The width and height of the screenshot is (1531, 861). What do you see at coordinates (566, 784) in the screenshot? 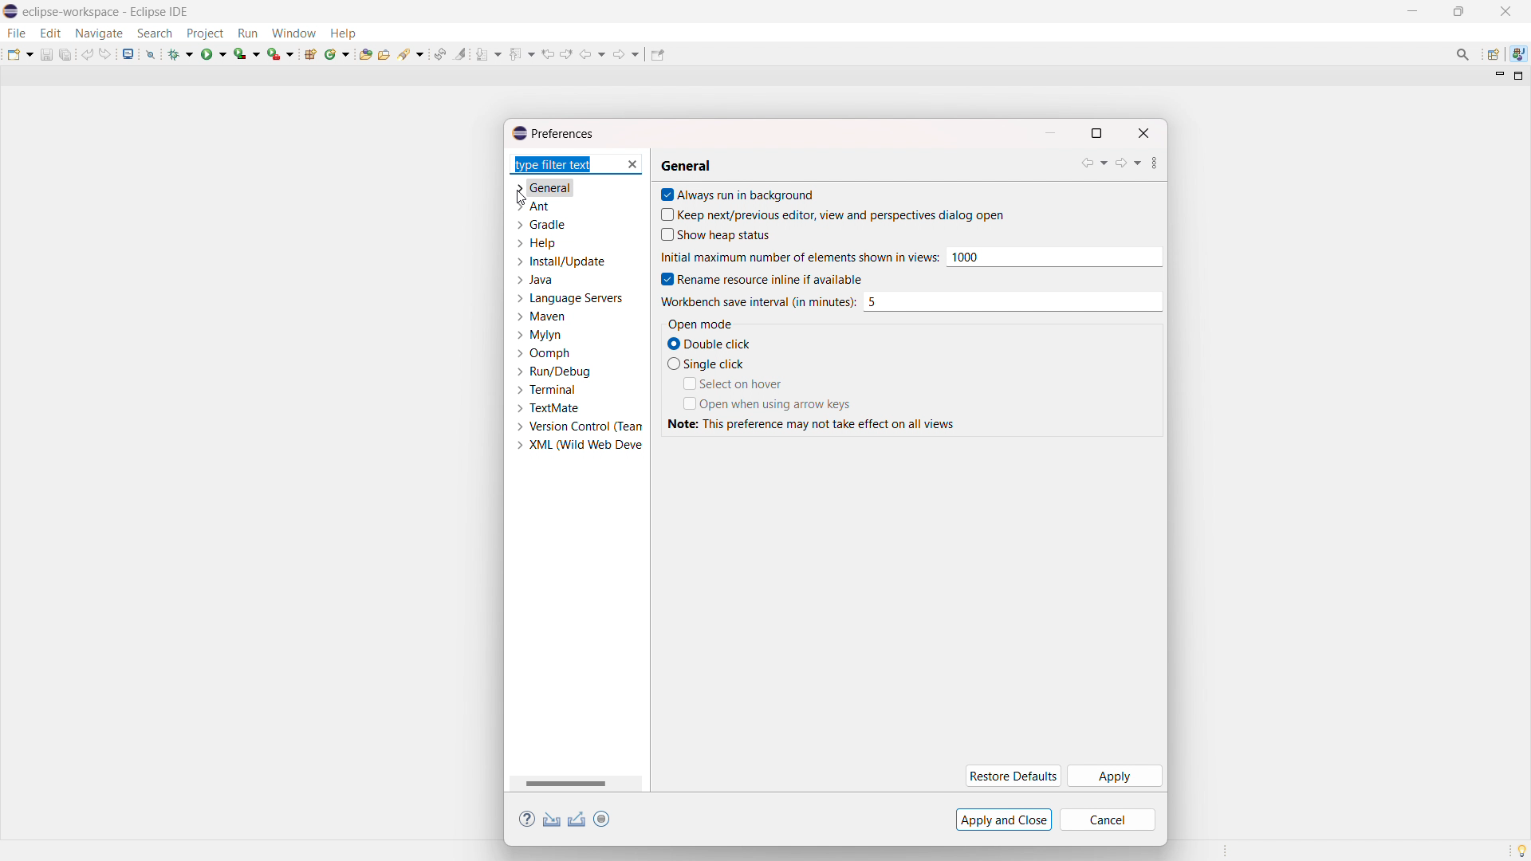
I see `scrollbar` at bounding box center [566, 784].